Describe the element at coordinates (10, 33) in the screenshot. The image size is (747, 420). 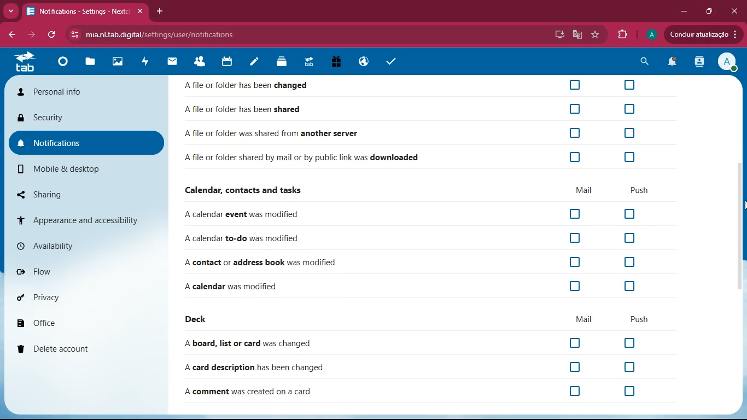
I see `back` at that location.